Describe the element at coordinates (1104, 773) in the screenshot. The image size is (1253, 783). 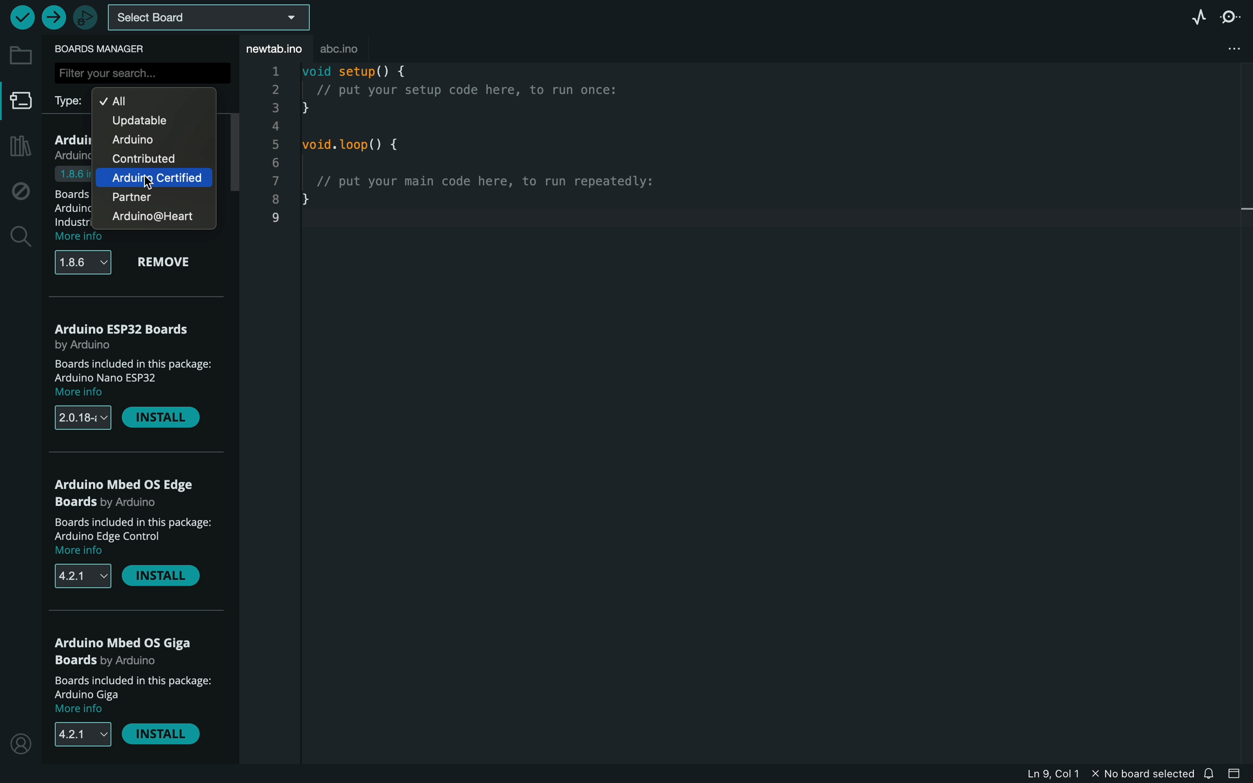
I see `file information` at that location.